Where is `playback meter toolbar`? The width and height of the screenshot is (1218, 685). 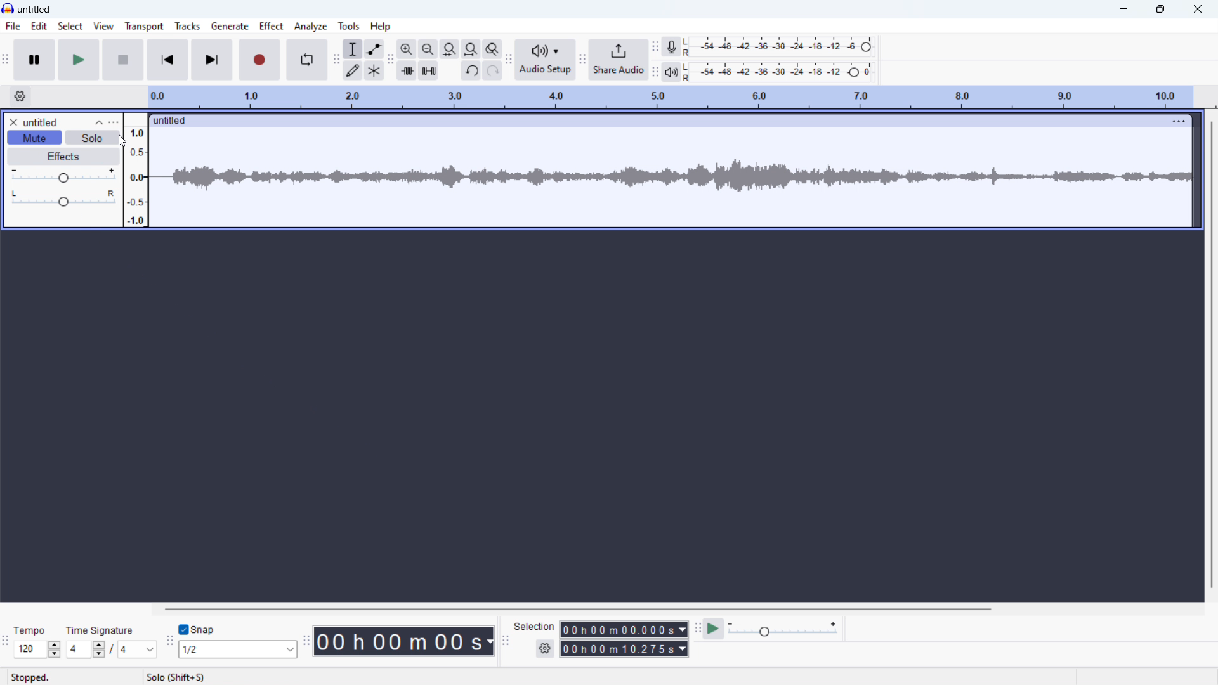 playback meter toolbar is located at coordinates (655, 72).